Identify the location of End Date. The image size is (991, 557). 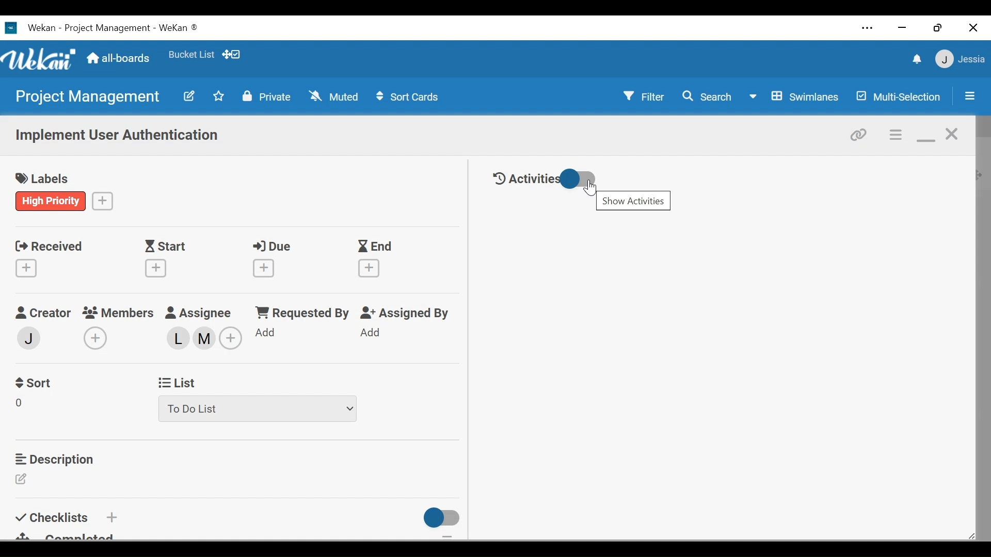
(379, 247).